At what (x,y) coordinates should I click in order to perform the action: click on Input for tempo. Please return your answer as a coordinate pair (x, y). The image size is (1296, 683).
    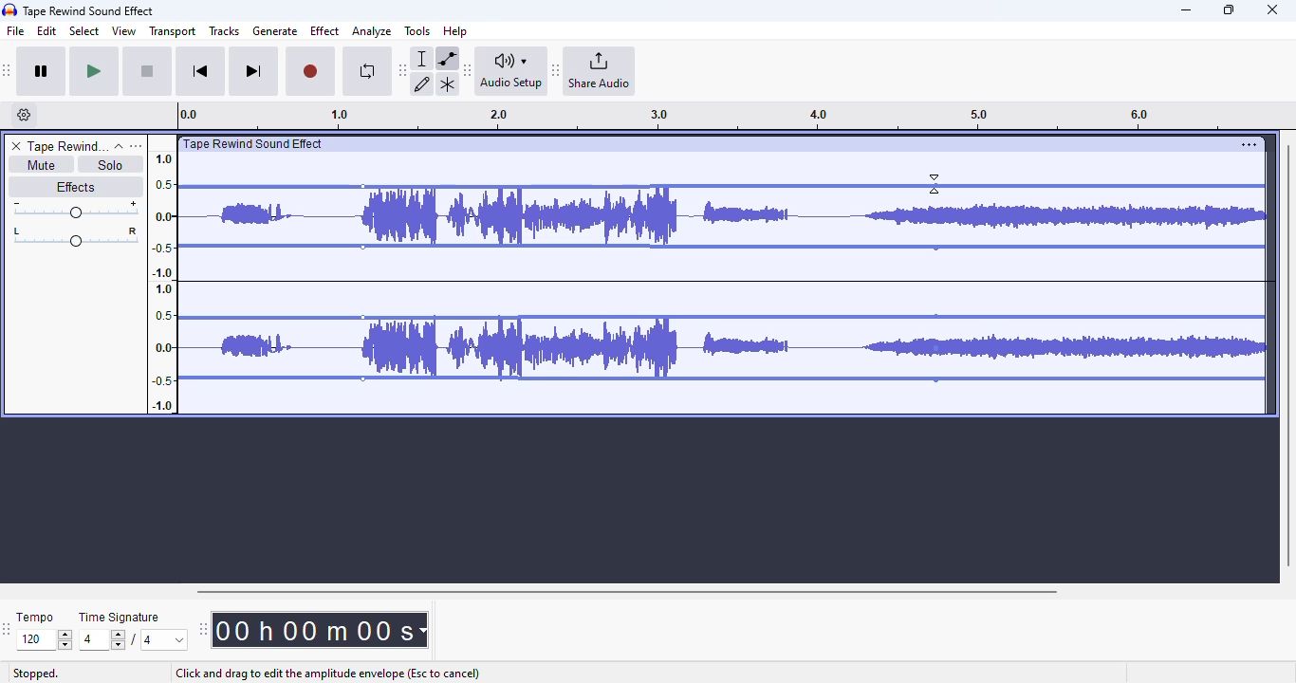
    Looking at the image, I should click on (44, 640).